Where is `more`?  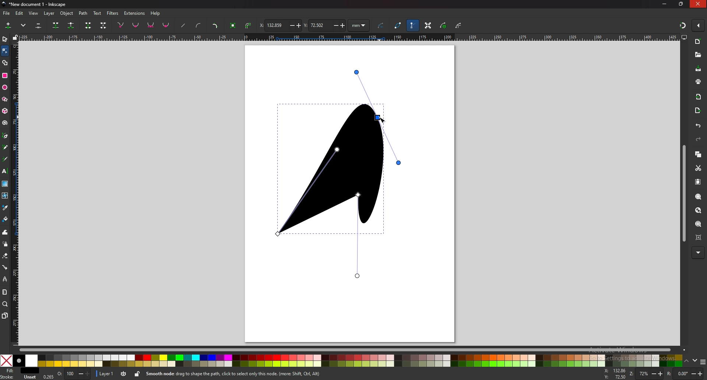
more is located at coordinates (23, 25).